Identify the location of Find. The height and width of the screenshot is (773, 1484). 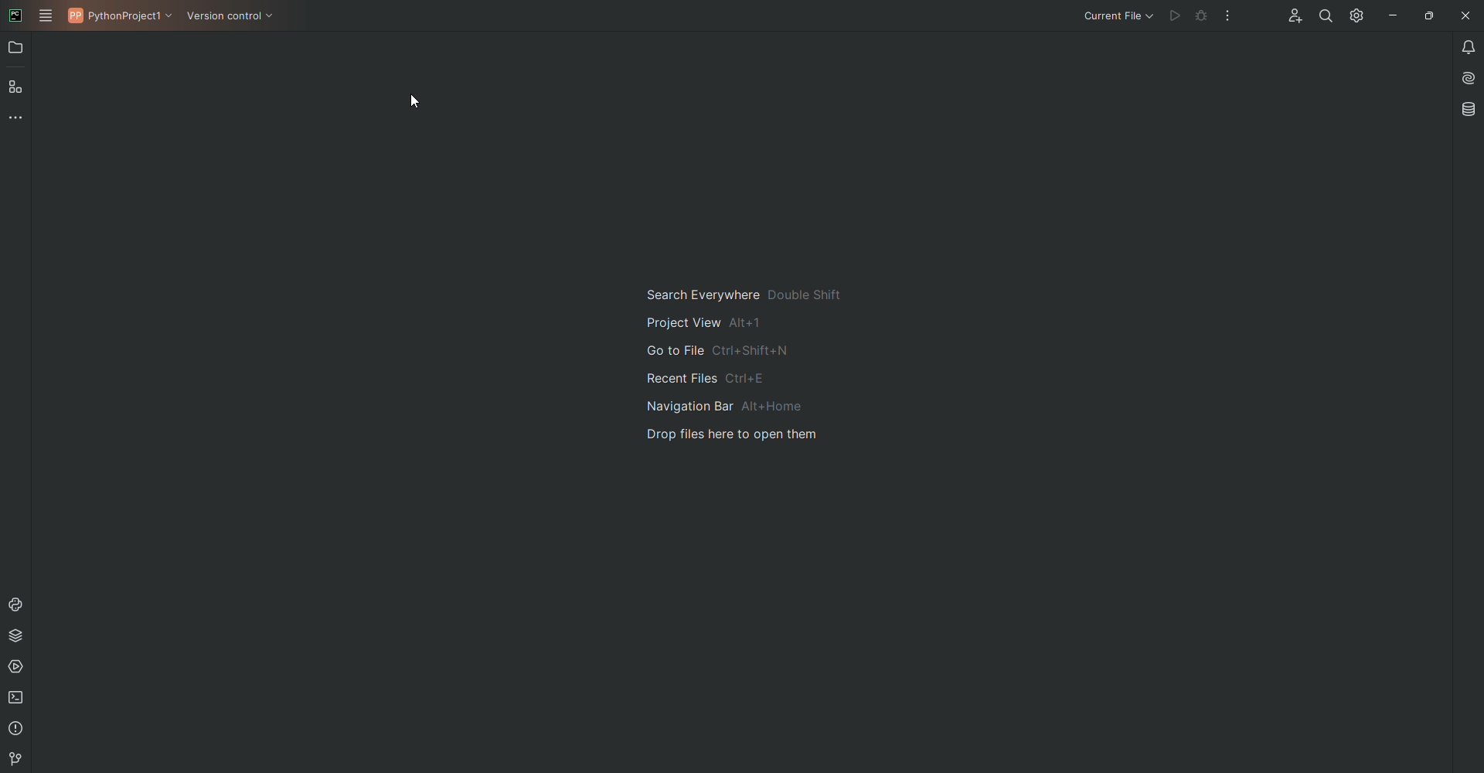
(1321, 16).